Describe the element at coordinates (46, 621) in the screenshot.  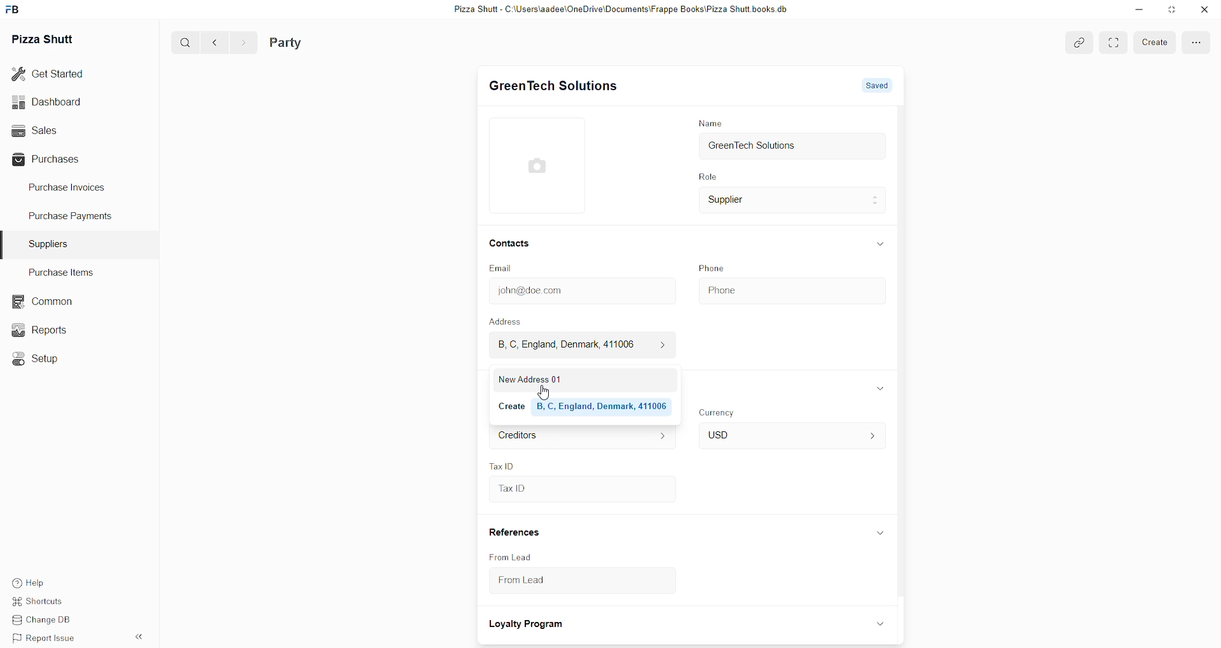
I see ` Change DB` at that location.